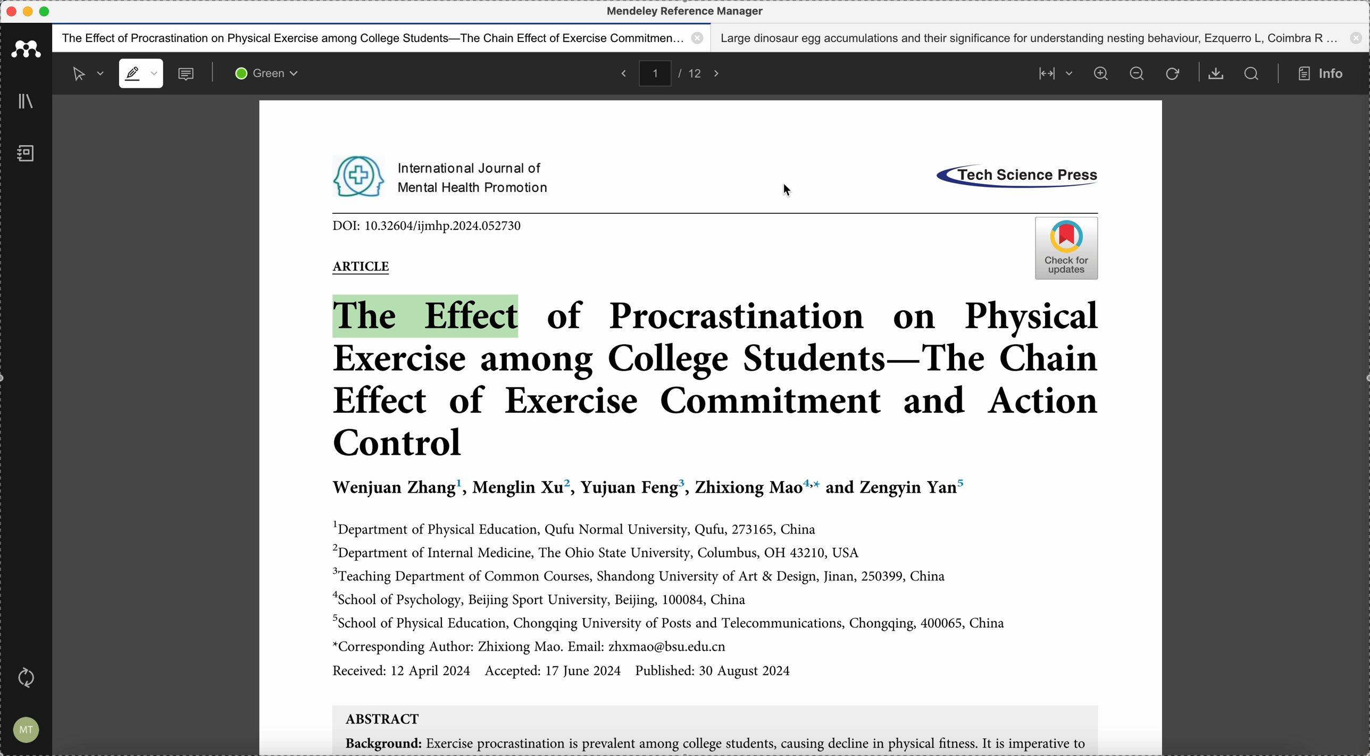 The image size is (1370, 756). What do you see at coordinates (10, 12) in the screenshot?
I see `close program` at bounding box center [10, 12].